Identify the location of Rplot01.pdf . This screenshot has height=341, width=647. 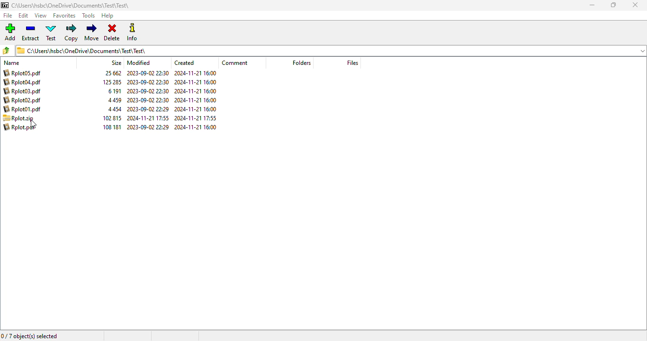
(22, 109).